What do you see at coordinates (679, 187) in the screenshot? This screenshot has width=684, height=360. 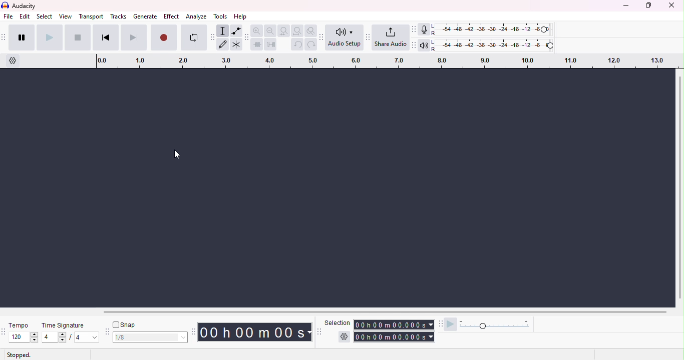 I see `vertical scroll bar` at bounding box center [679, 187].